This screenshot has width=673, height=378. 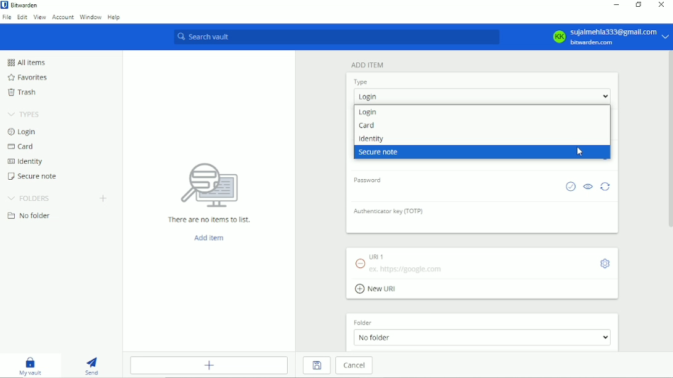 I want to click on Cursor, so click(x=578, y=152).